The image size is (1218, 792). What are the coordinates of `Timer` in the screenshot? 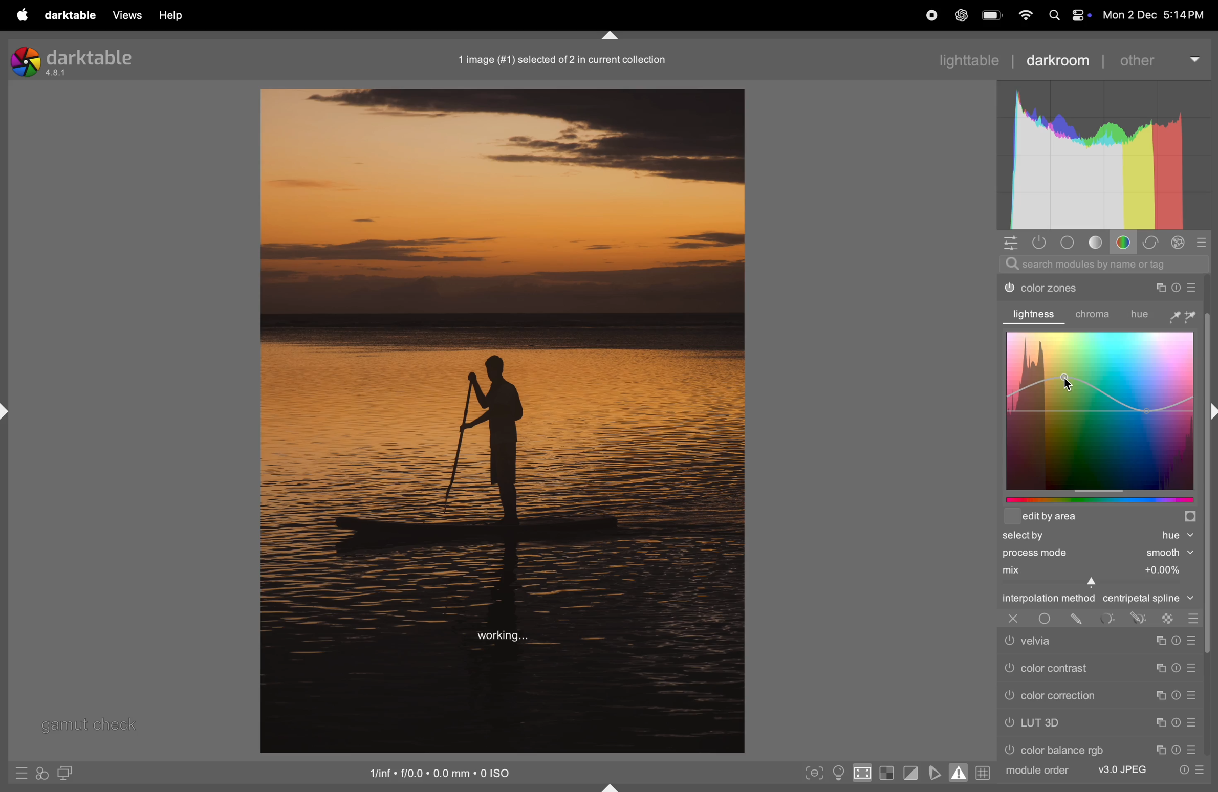 It's located at (1176, 694).